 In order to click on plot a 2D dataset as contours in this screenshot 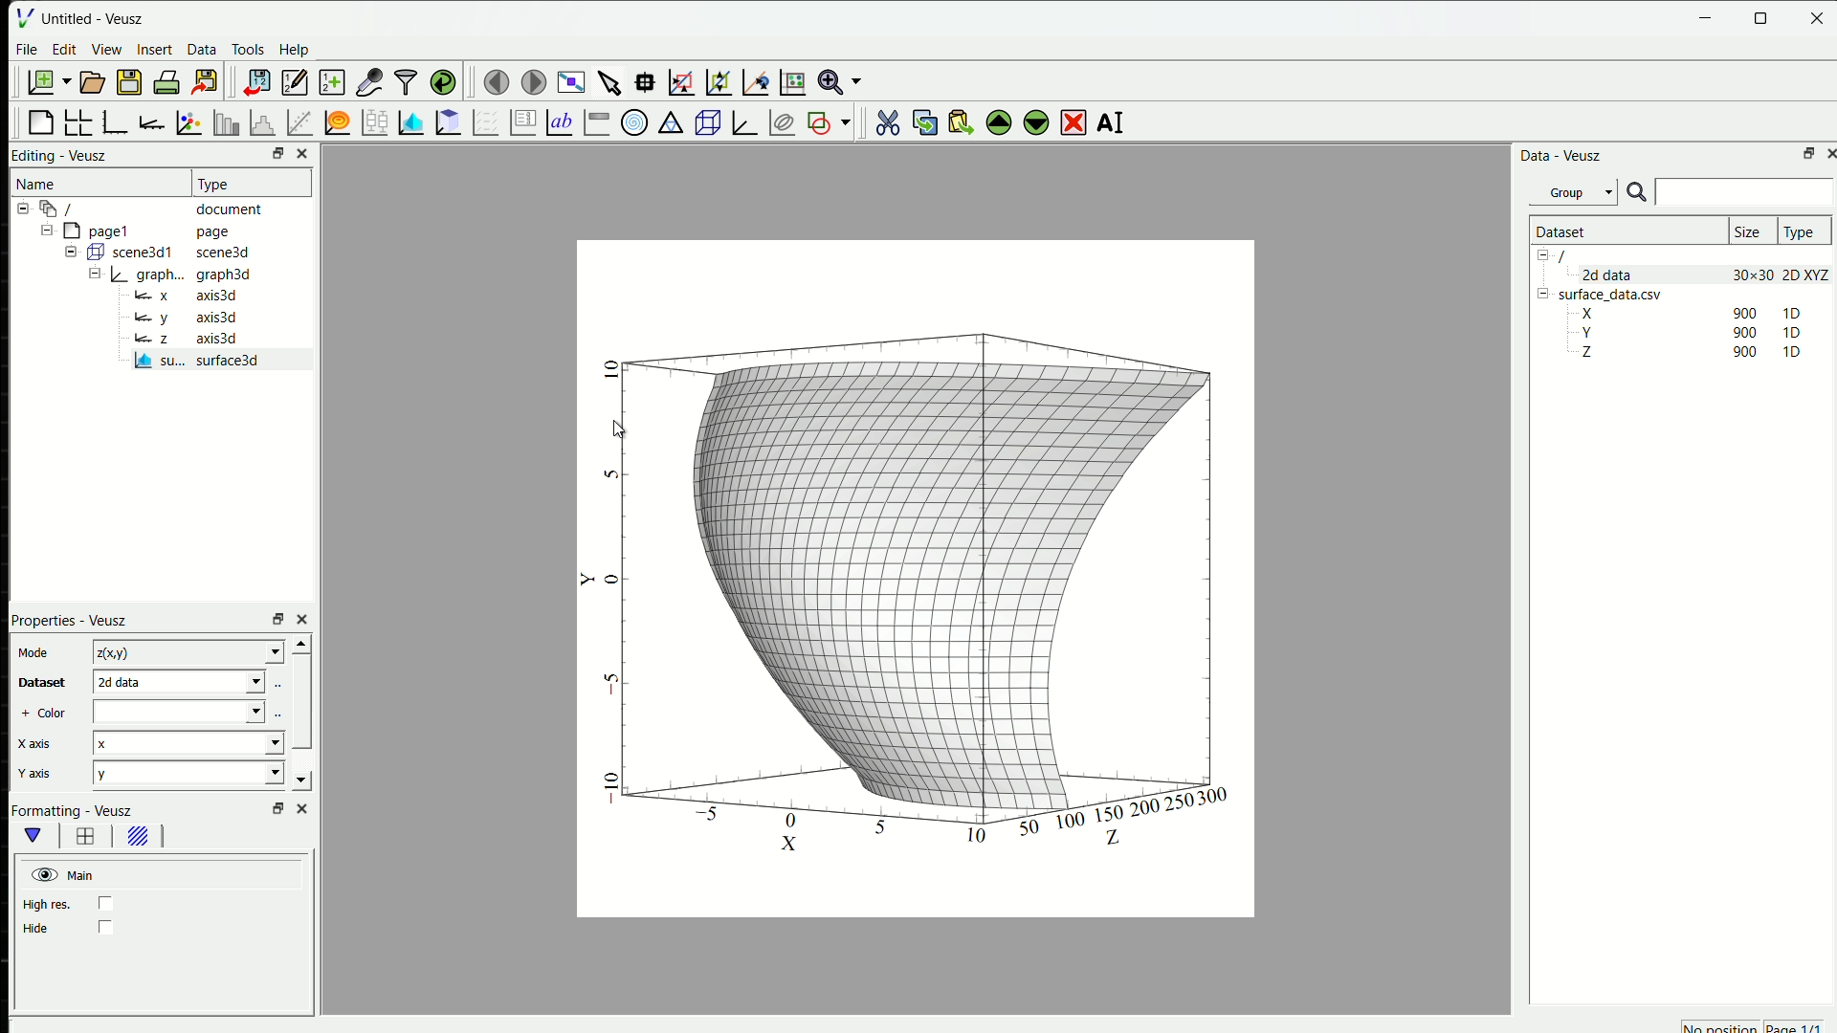, I will do `click(450, 121)`.